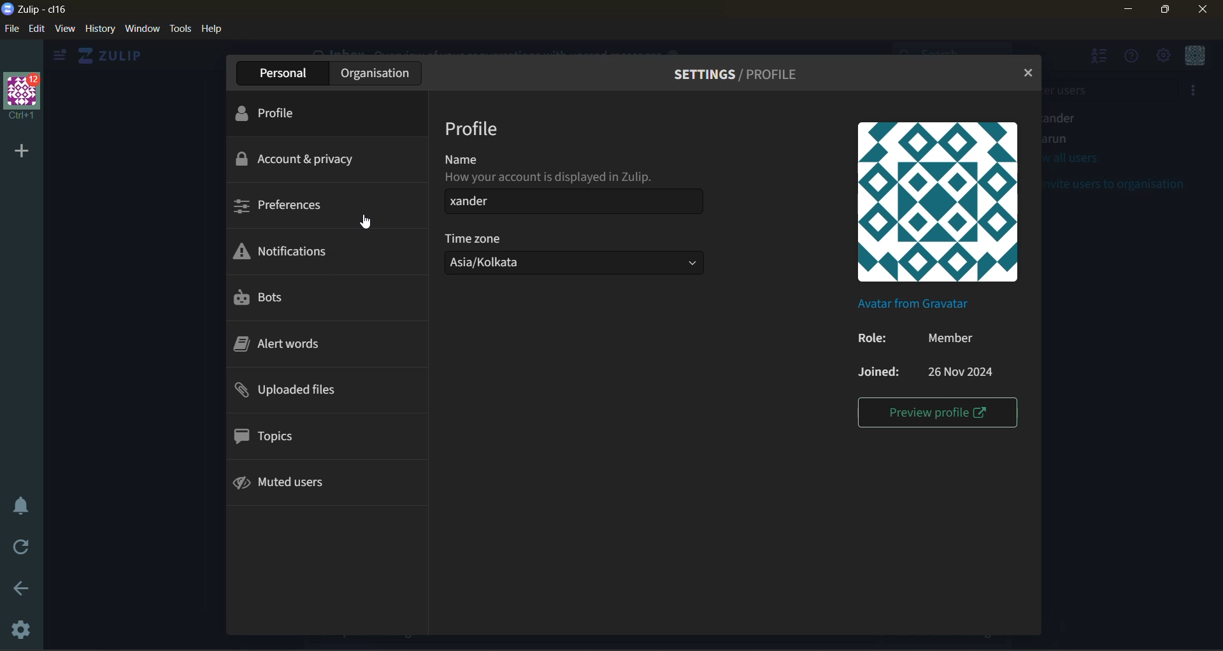 The height and width of the screenshot is (651, 1223). Describe the element at coordinates (924, 306) in the screenshot. I see `avatar from gravatar` at that location.